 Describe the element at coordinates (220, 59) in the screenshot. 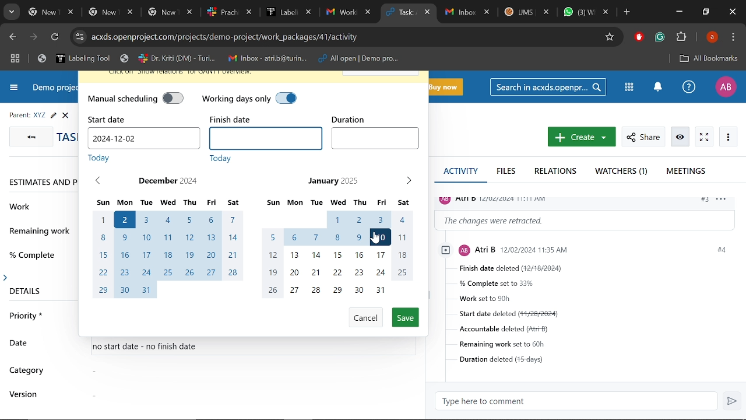

I see `Bookmarked tabs` at that location.